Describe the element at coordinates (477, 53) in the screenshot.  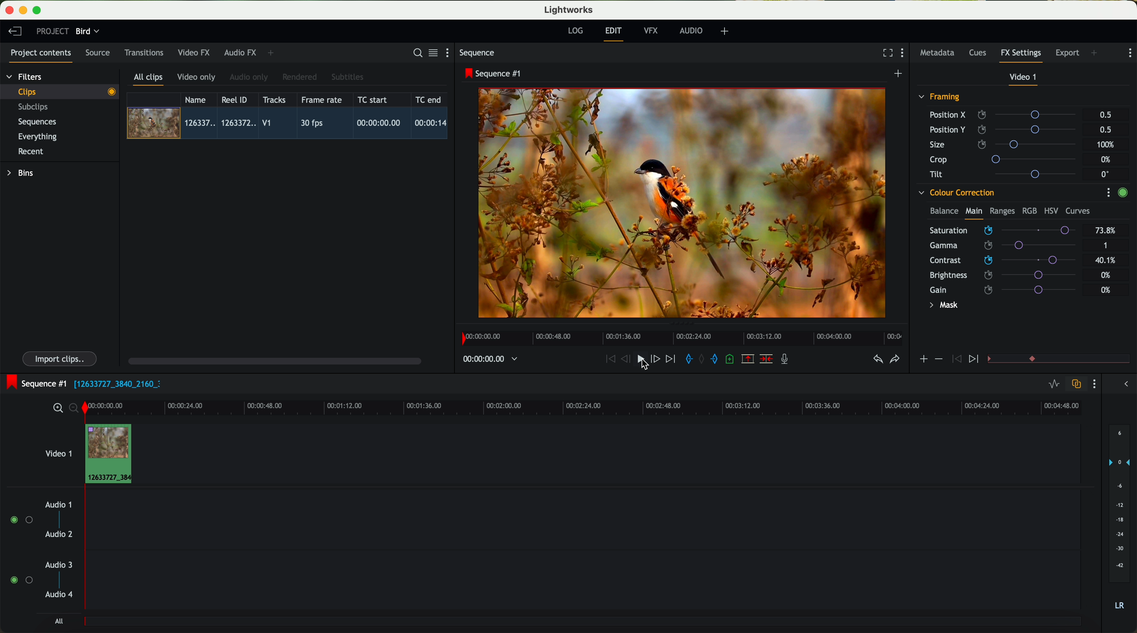
I see `sequence` at that location.